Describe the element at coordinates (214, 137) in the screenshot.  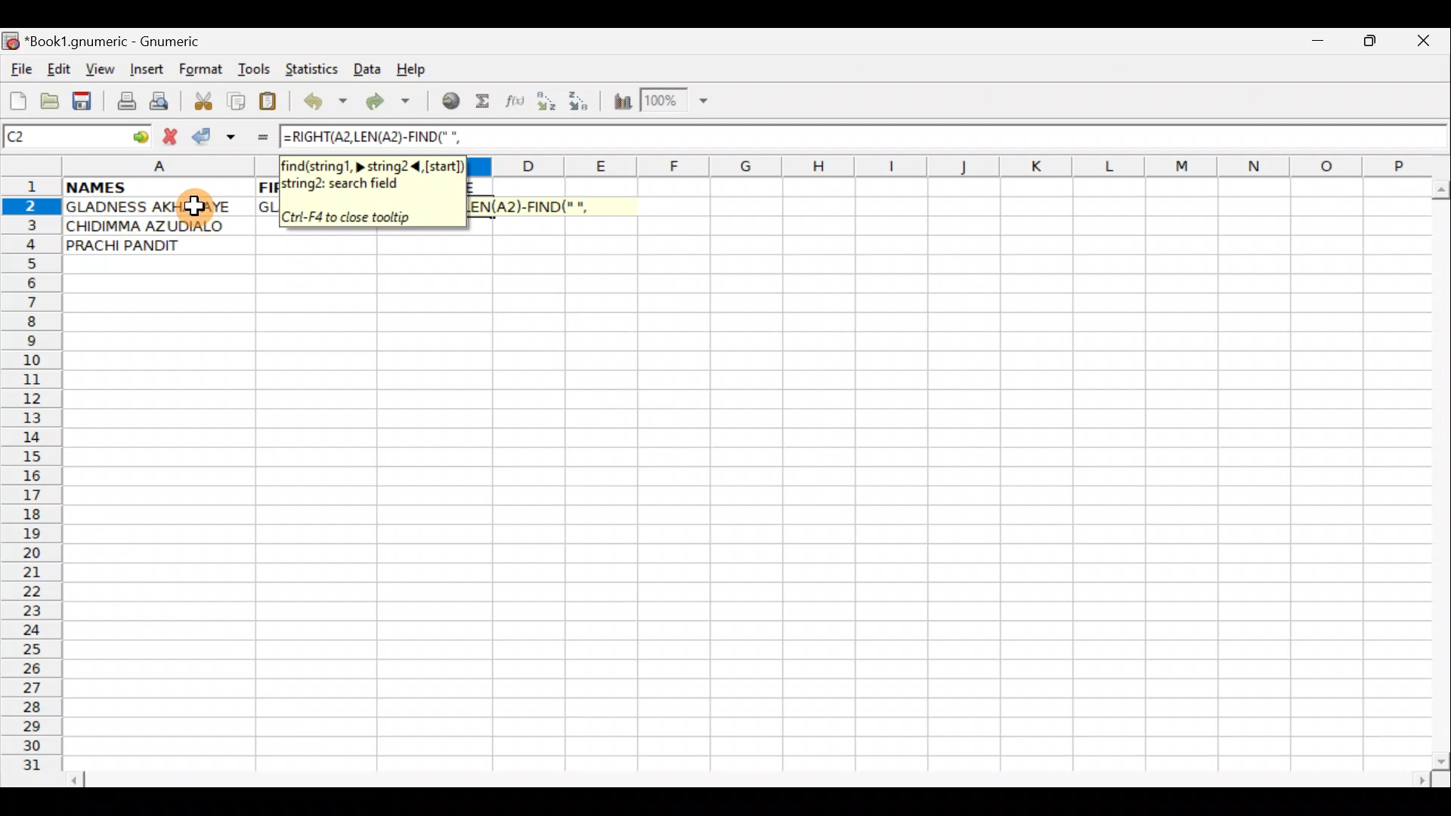
I see `Accept change` at that location.